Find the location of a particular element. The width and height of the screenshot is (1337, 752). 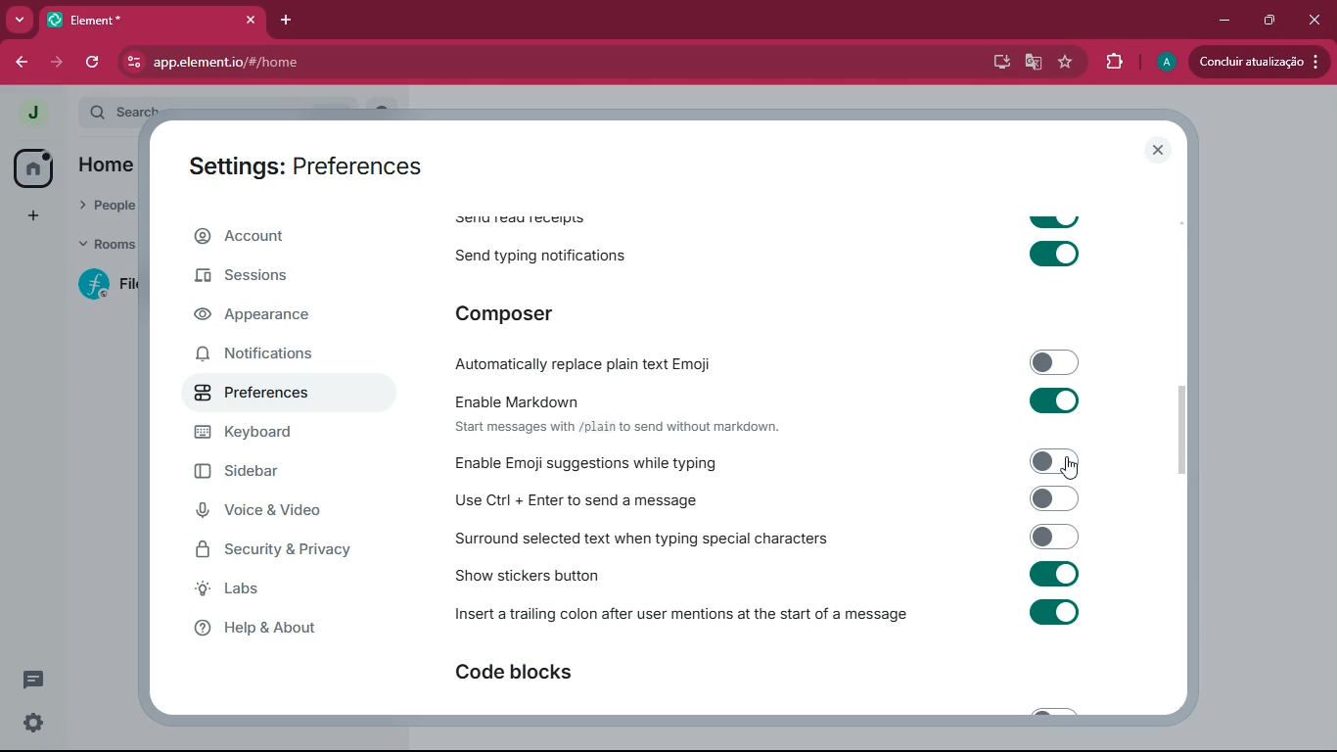

favourite is located at coordinates (1064, 62).